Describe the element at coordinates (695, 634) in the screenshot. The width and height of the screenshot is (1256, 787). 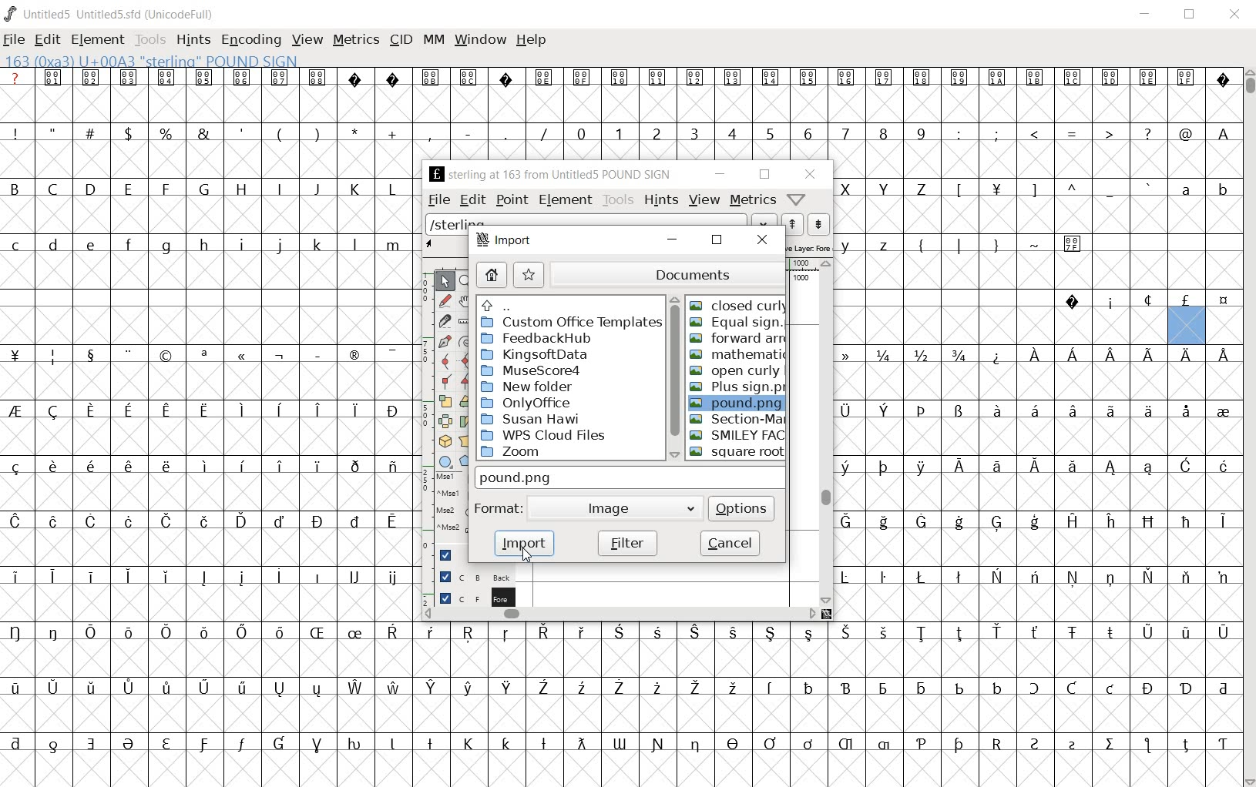
I see `Symbol` at that location.